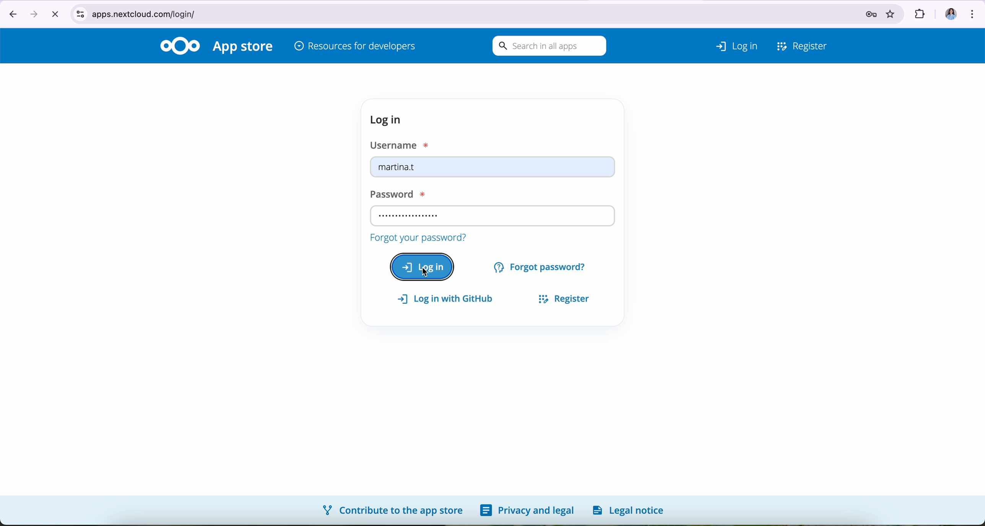 The height and width of the screenshot is (526, 985). What do you see at coordinates (493, 169) in the screenshot?
I see `martina.t` at bounding box center [493, 169].